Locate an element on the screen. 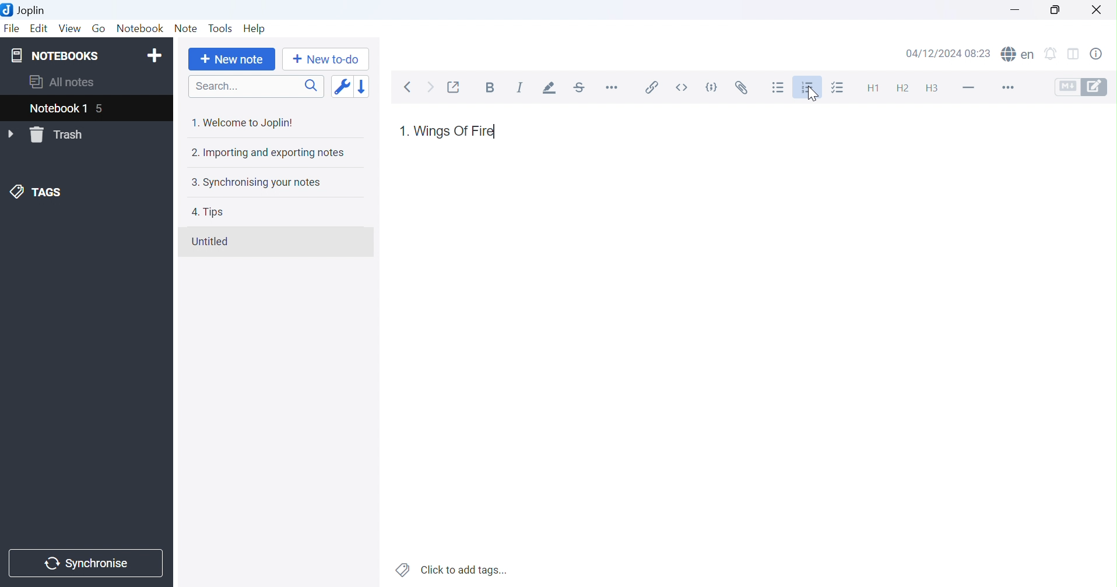 This screenshot has height=587, width=1117. 04/12/2024 08:22 is located at coordinates (948, 54).